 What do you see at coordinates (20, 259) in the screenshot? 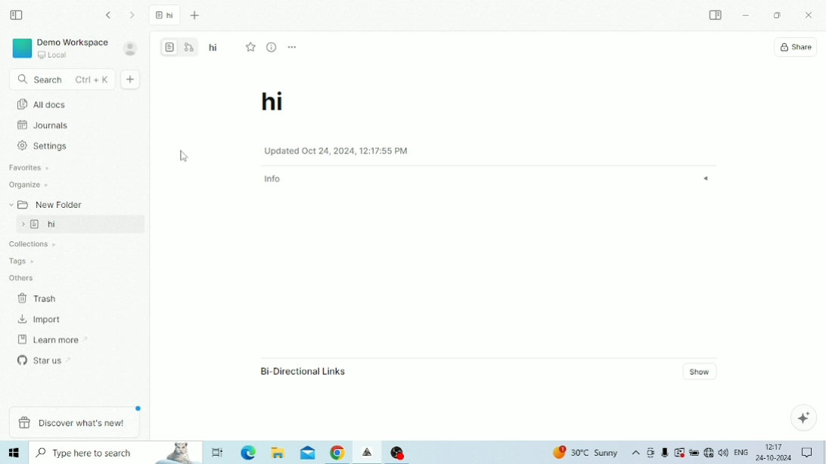
I see `Tags` at bounding box center [20, 259].